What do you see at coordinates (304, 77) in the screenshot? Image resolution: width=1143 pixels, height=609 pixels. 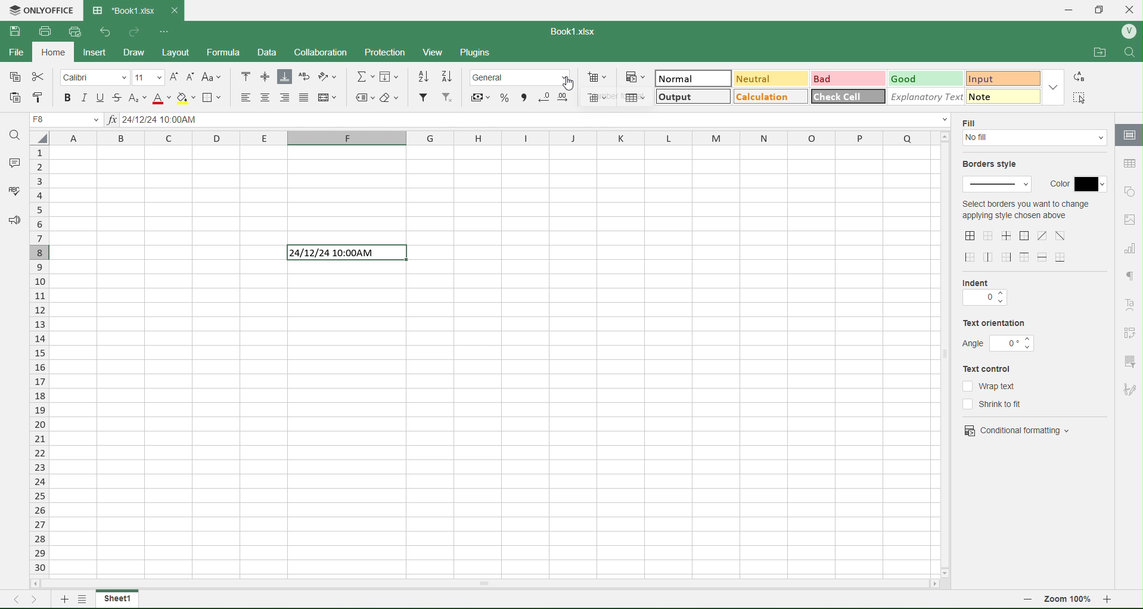 I see `Wrap Text` at bounding box center [304, 77].